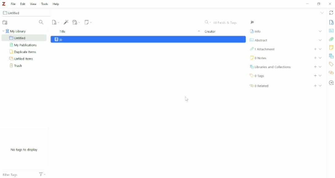  What do you see at coordinates (148, 47) in the screenshot?
I see `PDF` at bounding box center [148, 47].